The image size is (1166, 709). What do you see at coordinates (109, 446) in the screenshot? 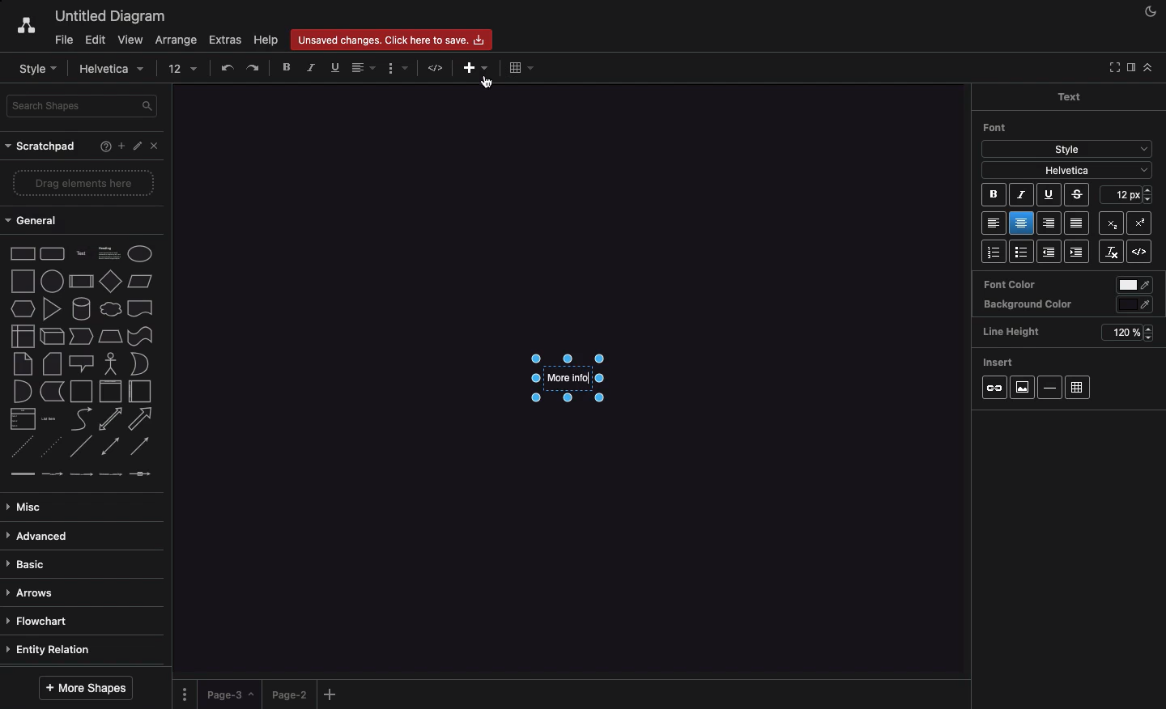
I see `bidirectional connector ` at bounding box center [109, 446].